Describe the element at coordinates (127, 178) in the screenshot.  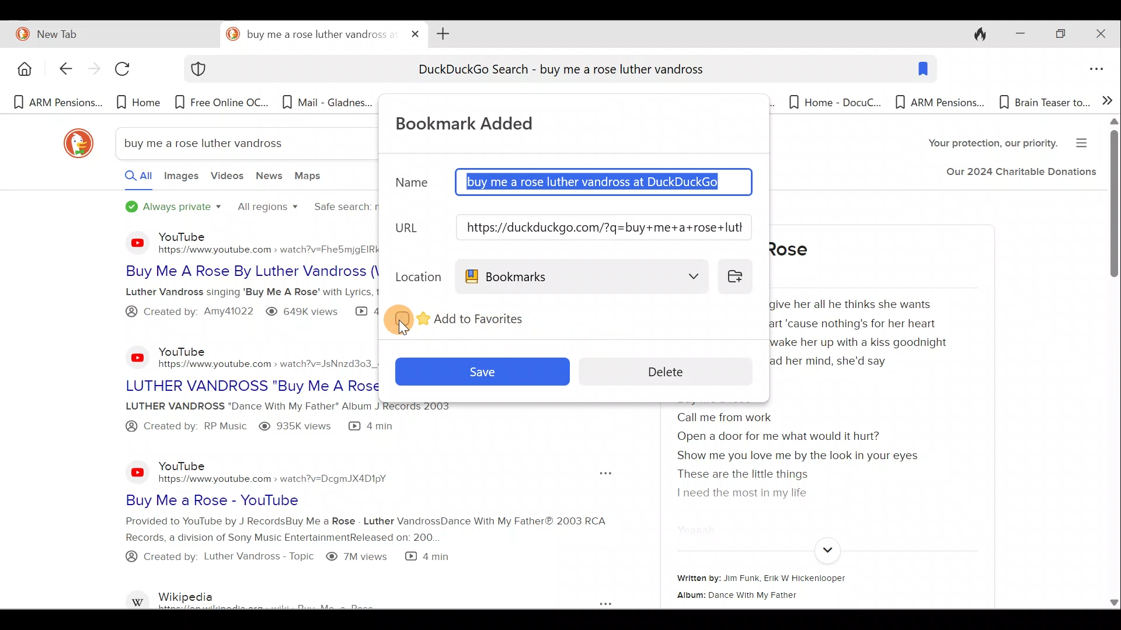
I see `All` at that location.